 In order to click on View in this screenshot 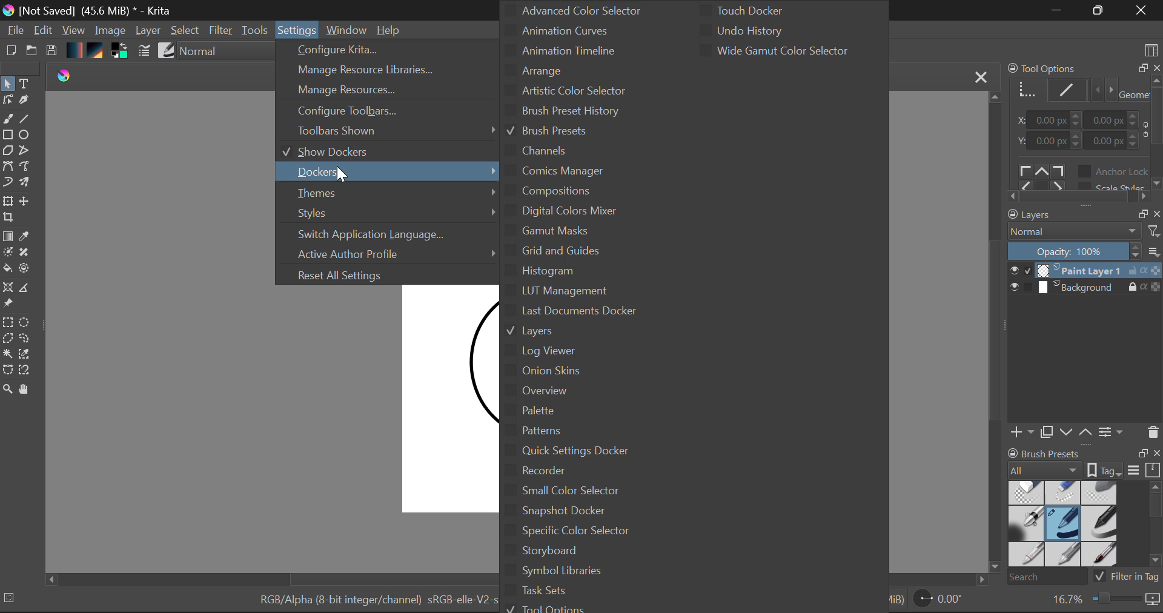, I will do `click(74, 30)`.